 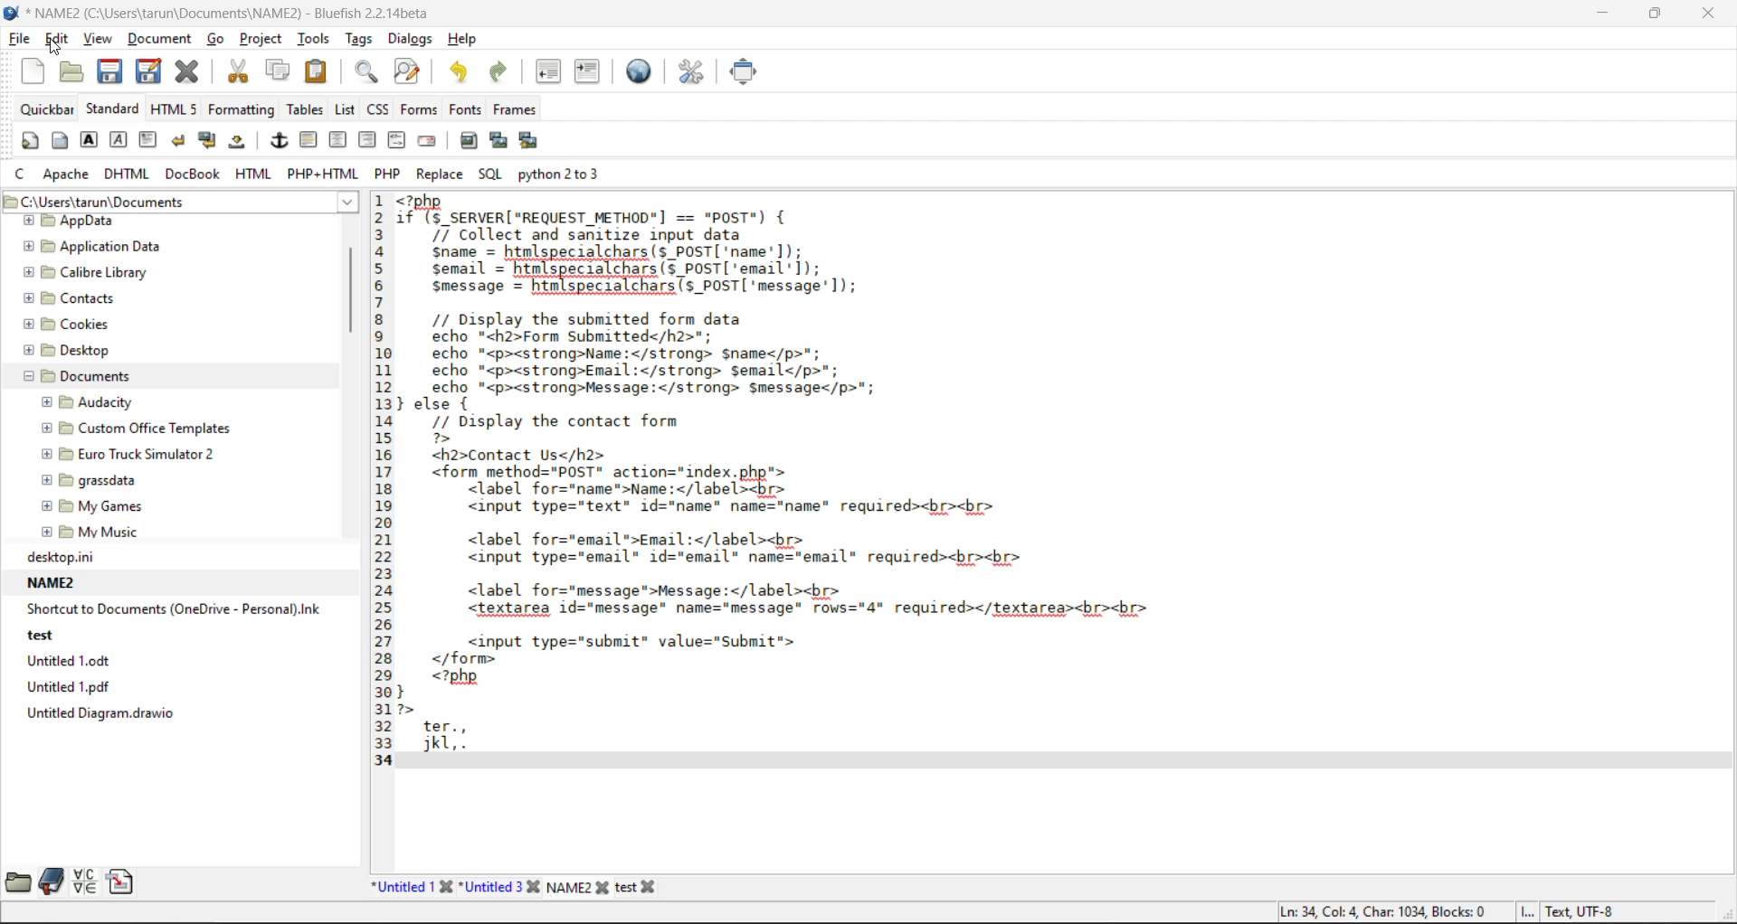 What do you see at coordinates (70, 173) in the screenshot?
I see `apache` at bounding box center [70, 173].